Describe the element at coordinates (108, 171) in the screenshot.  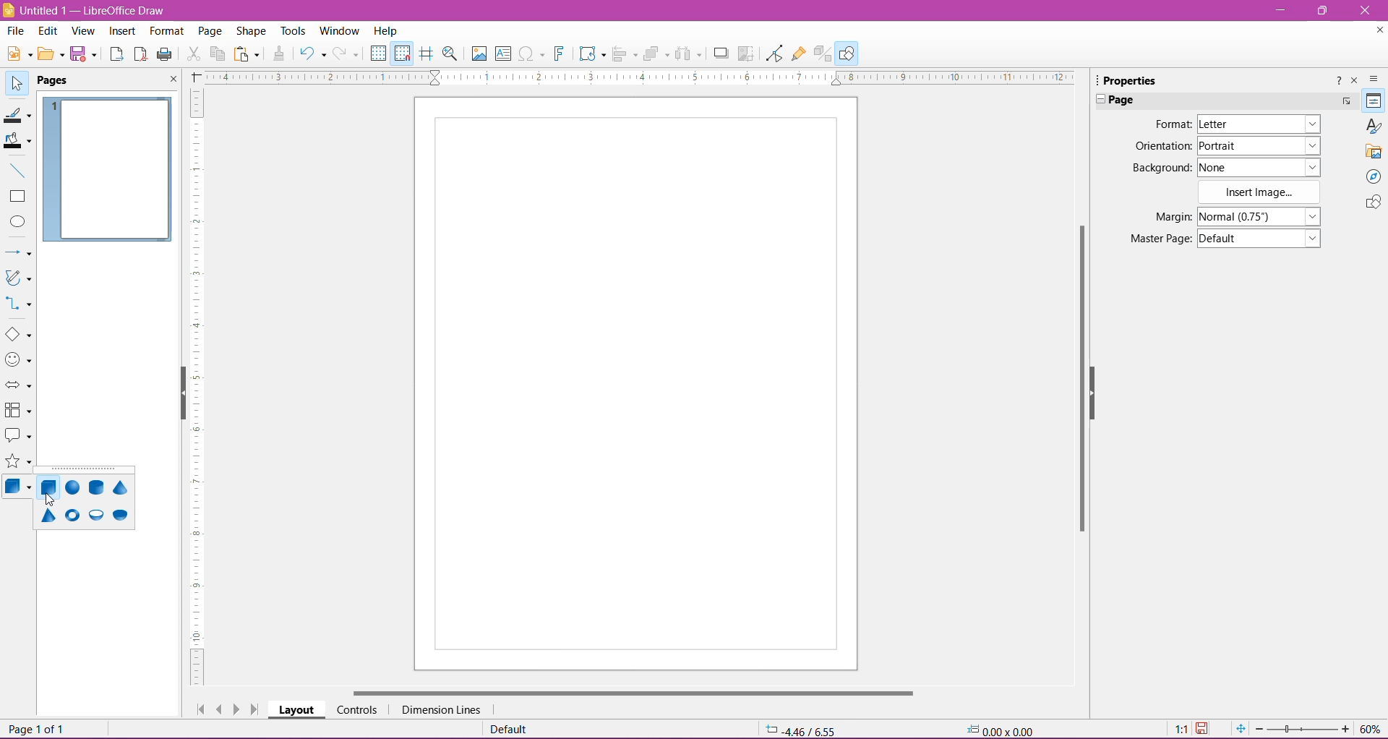
I see `Page 1` at that location.